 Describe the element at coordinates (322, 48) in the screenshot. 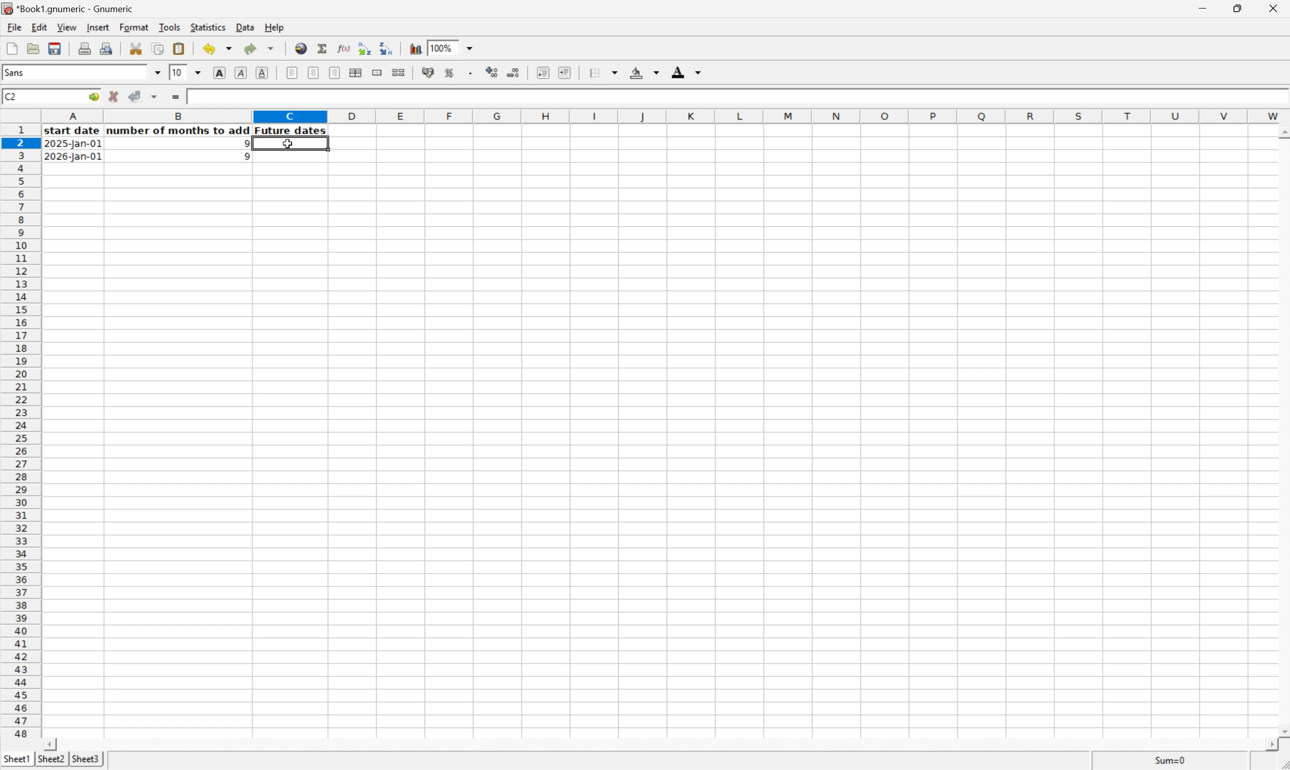

I see `Sum in current cell` at that location.